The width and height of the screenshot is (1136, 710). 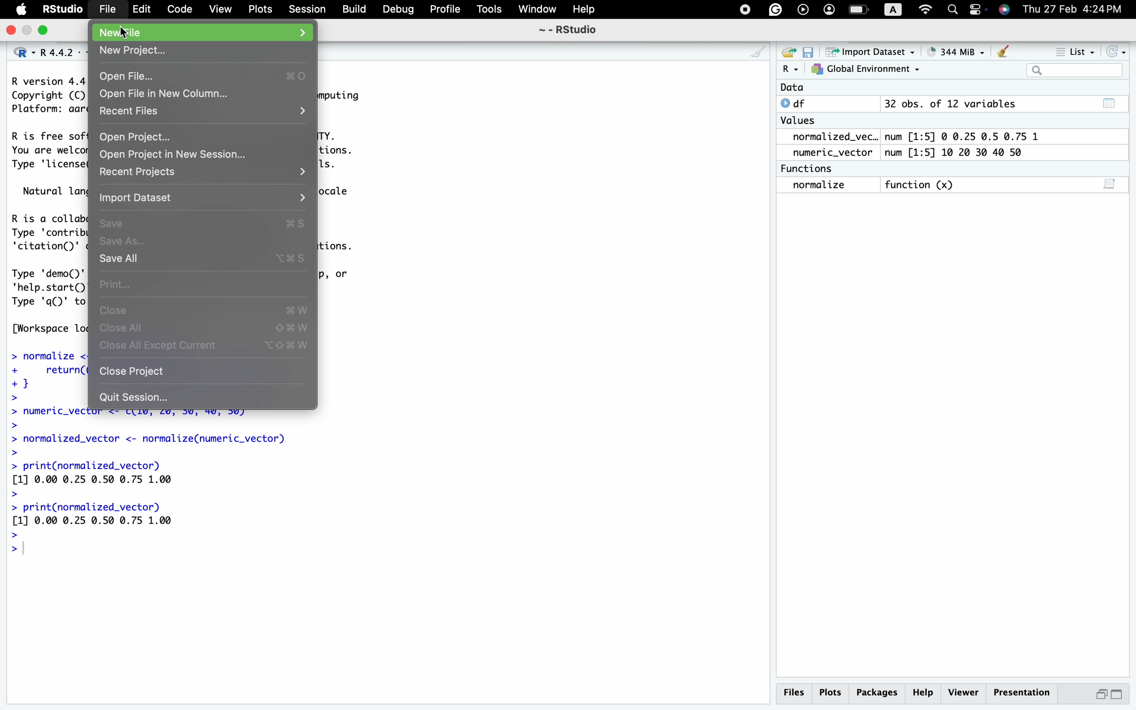 What do you see at coordinates (61, 53) in the screenshot?
I see `R 4.4.2 . ~/` at bounding box center [61, 53].